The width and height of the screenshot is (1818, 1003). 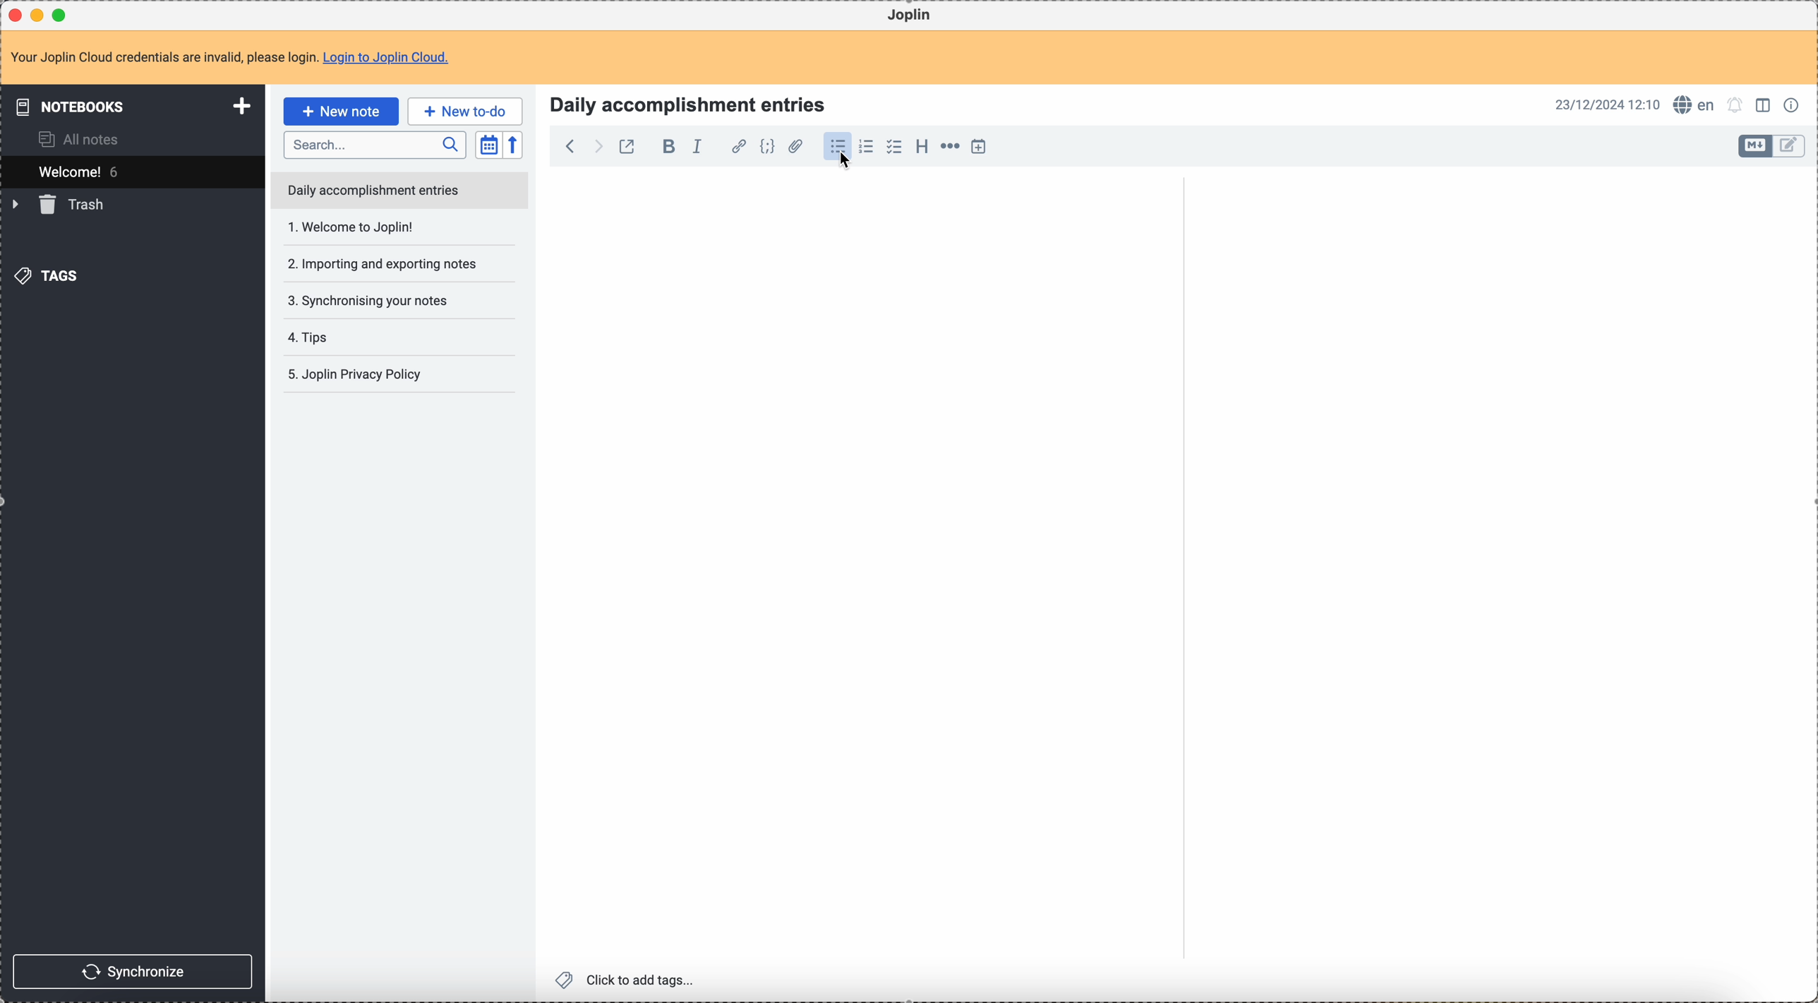 I want to click on toggle edit layout, so click(x=1756, y=146).